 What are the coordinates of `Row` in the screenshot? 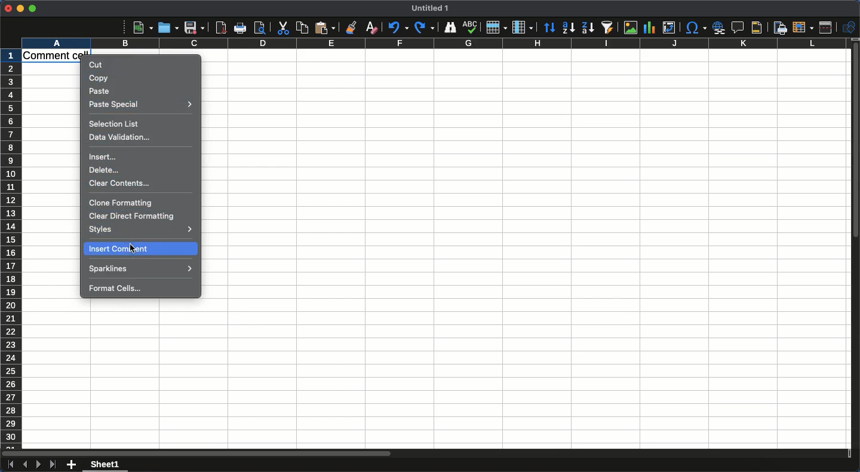 It's located at (496, 27).